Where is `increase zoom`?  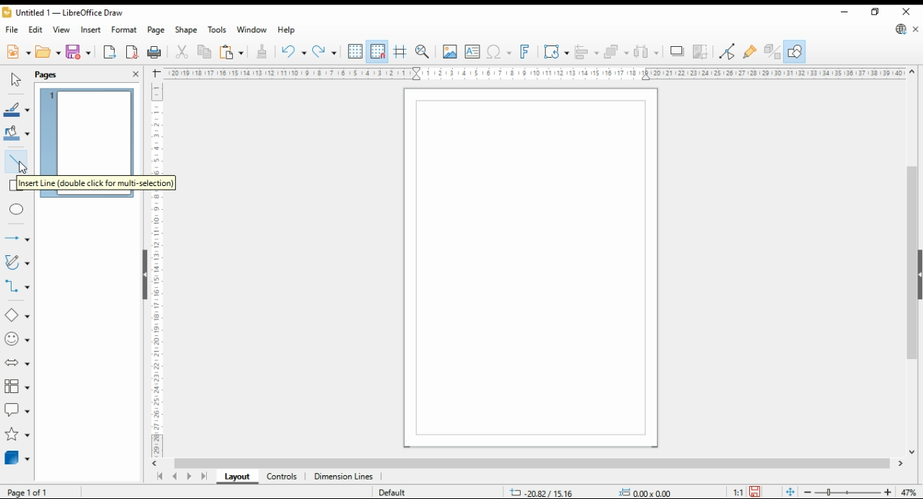
increase zoom is located at coordinates (891, 493).